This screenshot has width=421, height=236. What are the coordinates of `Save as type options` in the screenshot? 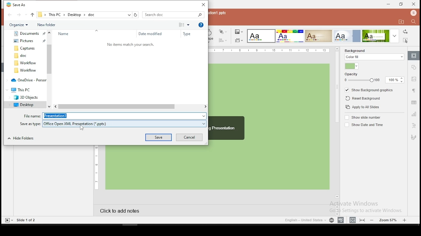 It's located at (125, 123).